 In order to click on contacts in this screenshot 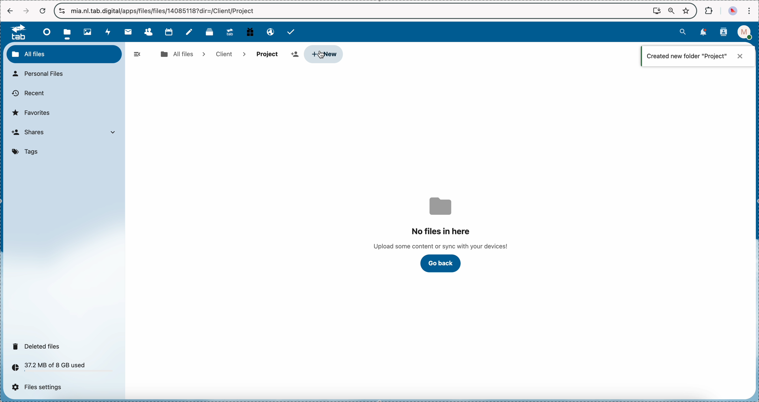, I will do `click(724, 33)`.